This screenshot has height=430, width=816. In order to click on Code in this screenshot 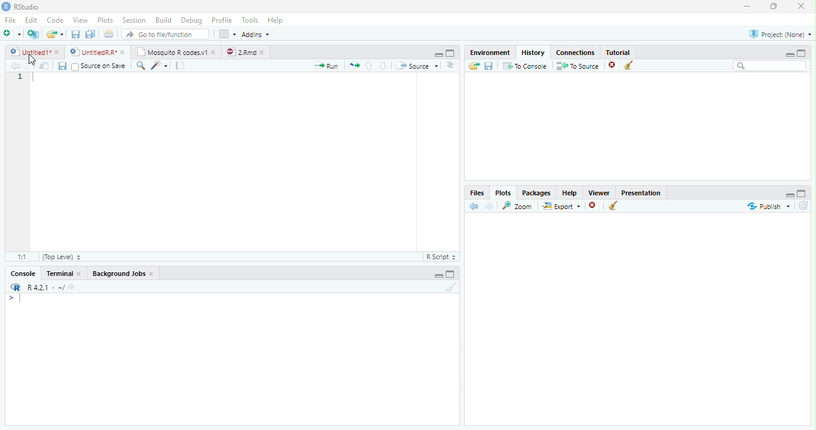, I will do `click(56, 19)`.